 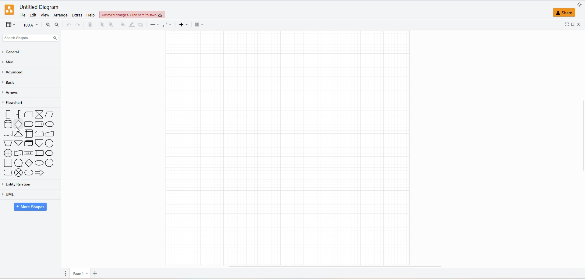 I want to click on FILE, so click(x=22, y=14).